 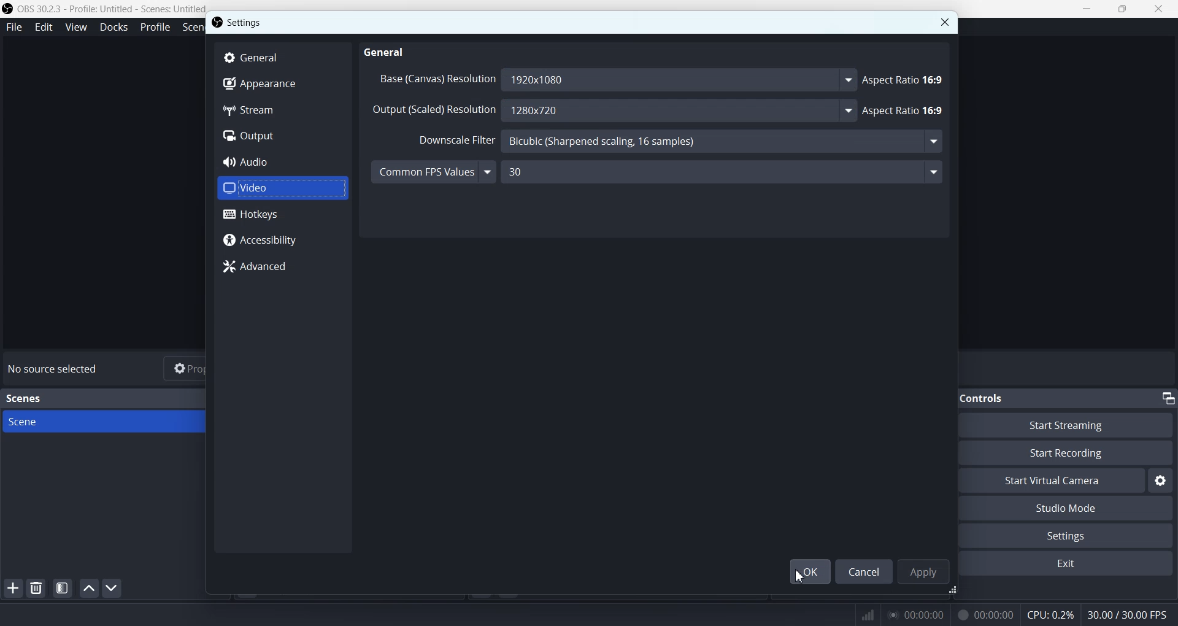 I want to click on Open scene filter, so click(x=63, y=588).